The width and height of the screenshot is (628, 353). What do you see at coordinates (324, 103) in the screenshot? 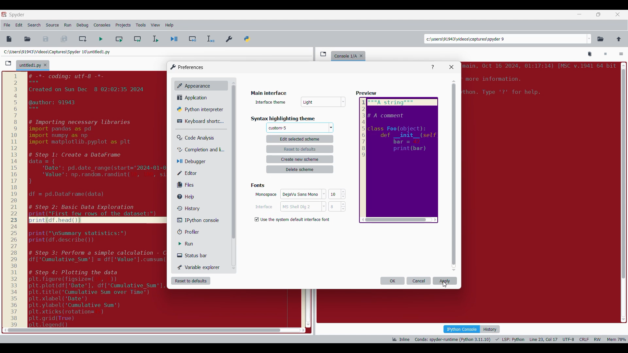
I see `` at bounding box center [324, 103].